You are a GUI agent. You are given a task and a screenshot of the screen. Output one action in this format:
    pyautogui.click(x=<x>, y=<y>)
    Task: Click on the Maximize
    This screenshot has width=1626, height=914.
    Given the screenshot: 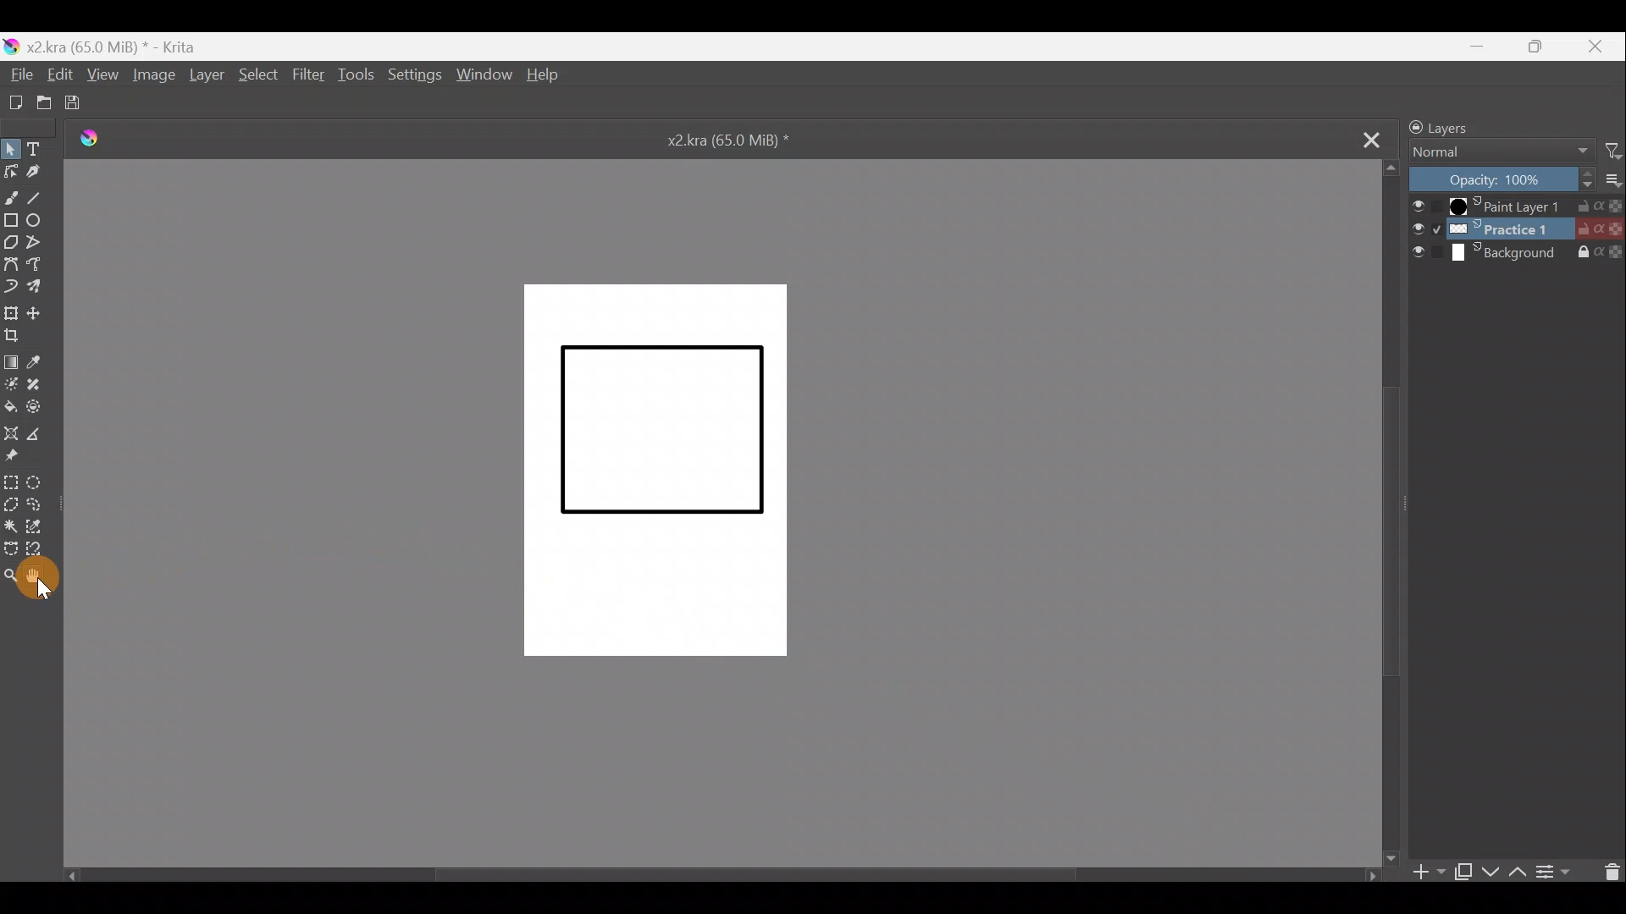 What is the action you would take?
    pyautogui.click(x=1536, y=47)
    